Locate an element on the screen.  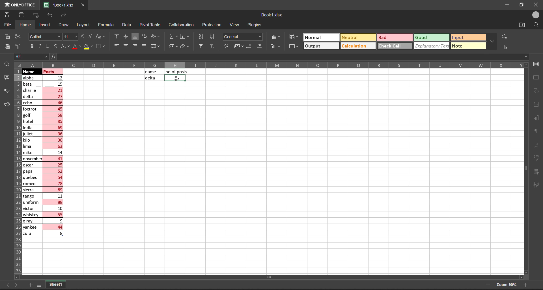
open file location is located at coordinates (523, 24).